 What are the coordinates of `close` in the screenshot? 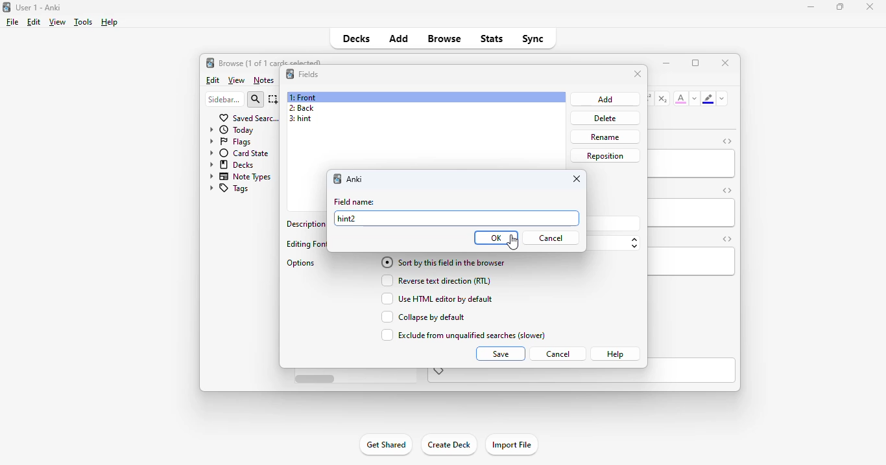 It's located at (870, 6).